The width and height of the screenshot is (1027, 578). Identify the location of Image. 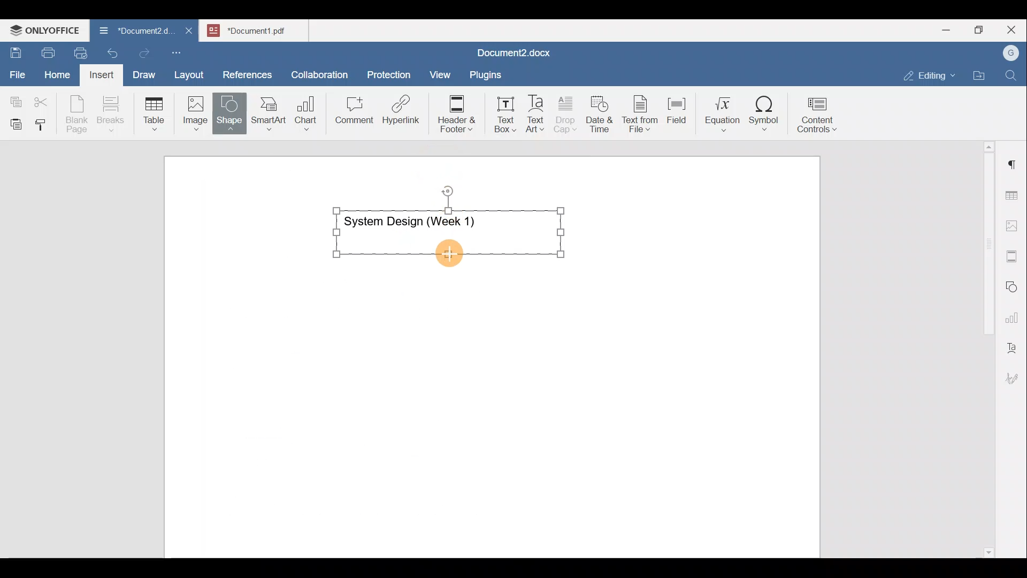
(198, 110).